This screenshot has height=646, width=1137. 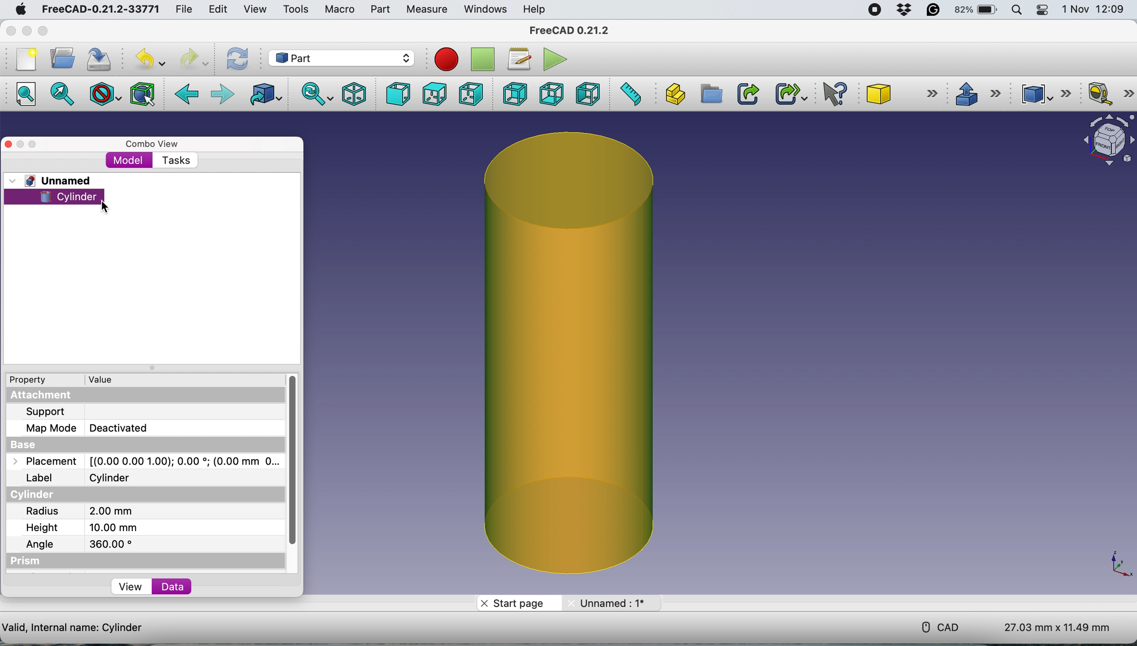 What do you see at coordinates (34, 146) in the screenshot?
I see `maximise` at bounding box center [34, 146].